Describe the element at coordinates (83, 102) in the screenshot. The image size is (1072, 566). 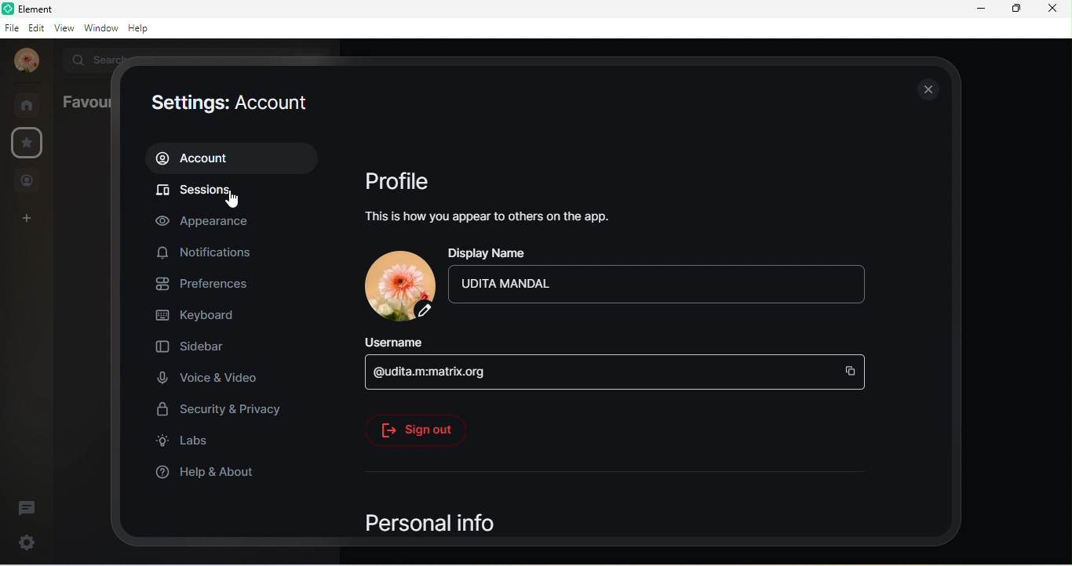
I see `favourites` at that location.